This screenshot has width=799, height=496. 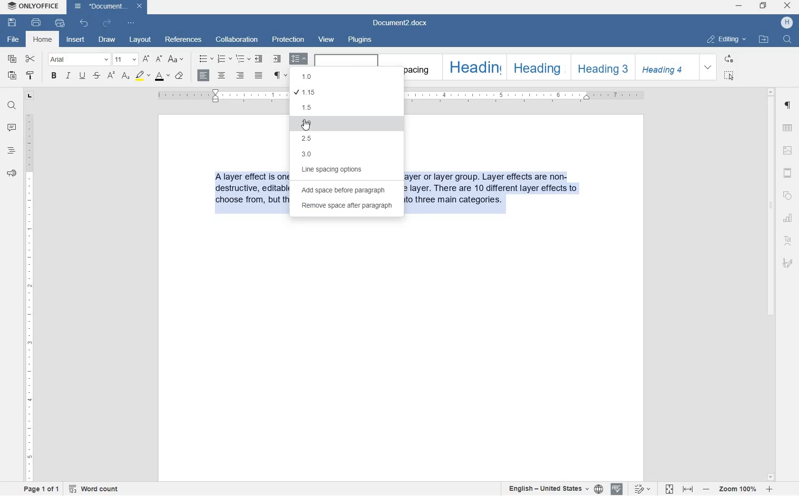 I want to click on font name, so click(x=78, y=60).